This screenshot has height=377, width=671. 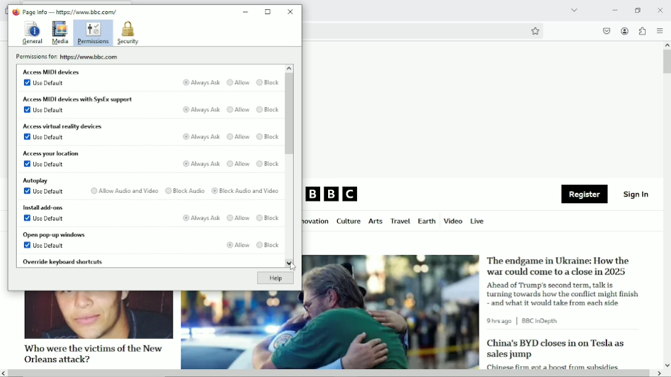 I want to click on Bookmark this page, so click(x=535, y=31).